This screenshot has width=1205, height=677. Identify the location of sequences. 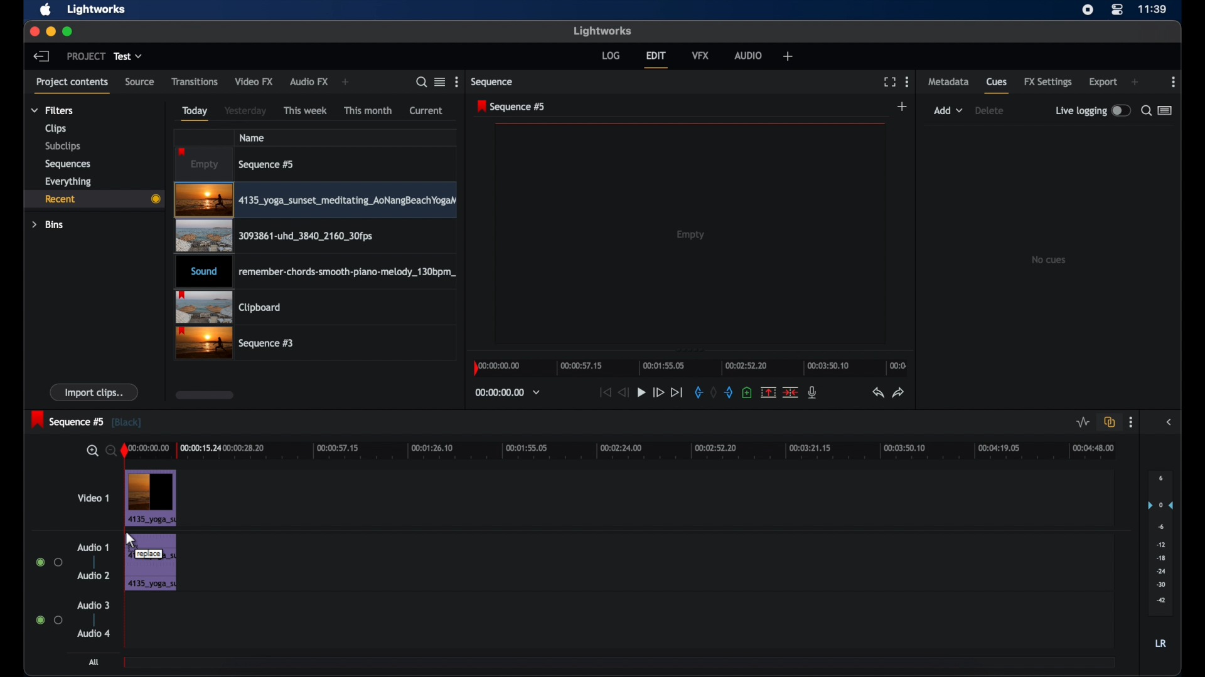
(67, 164).